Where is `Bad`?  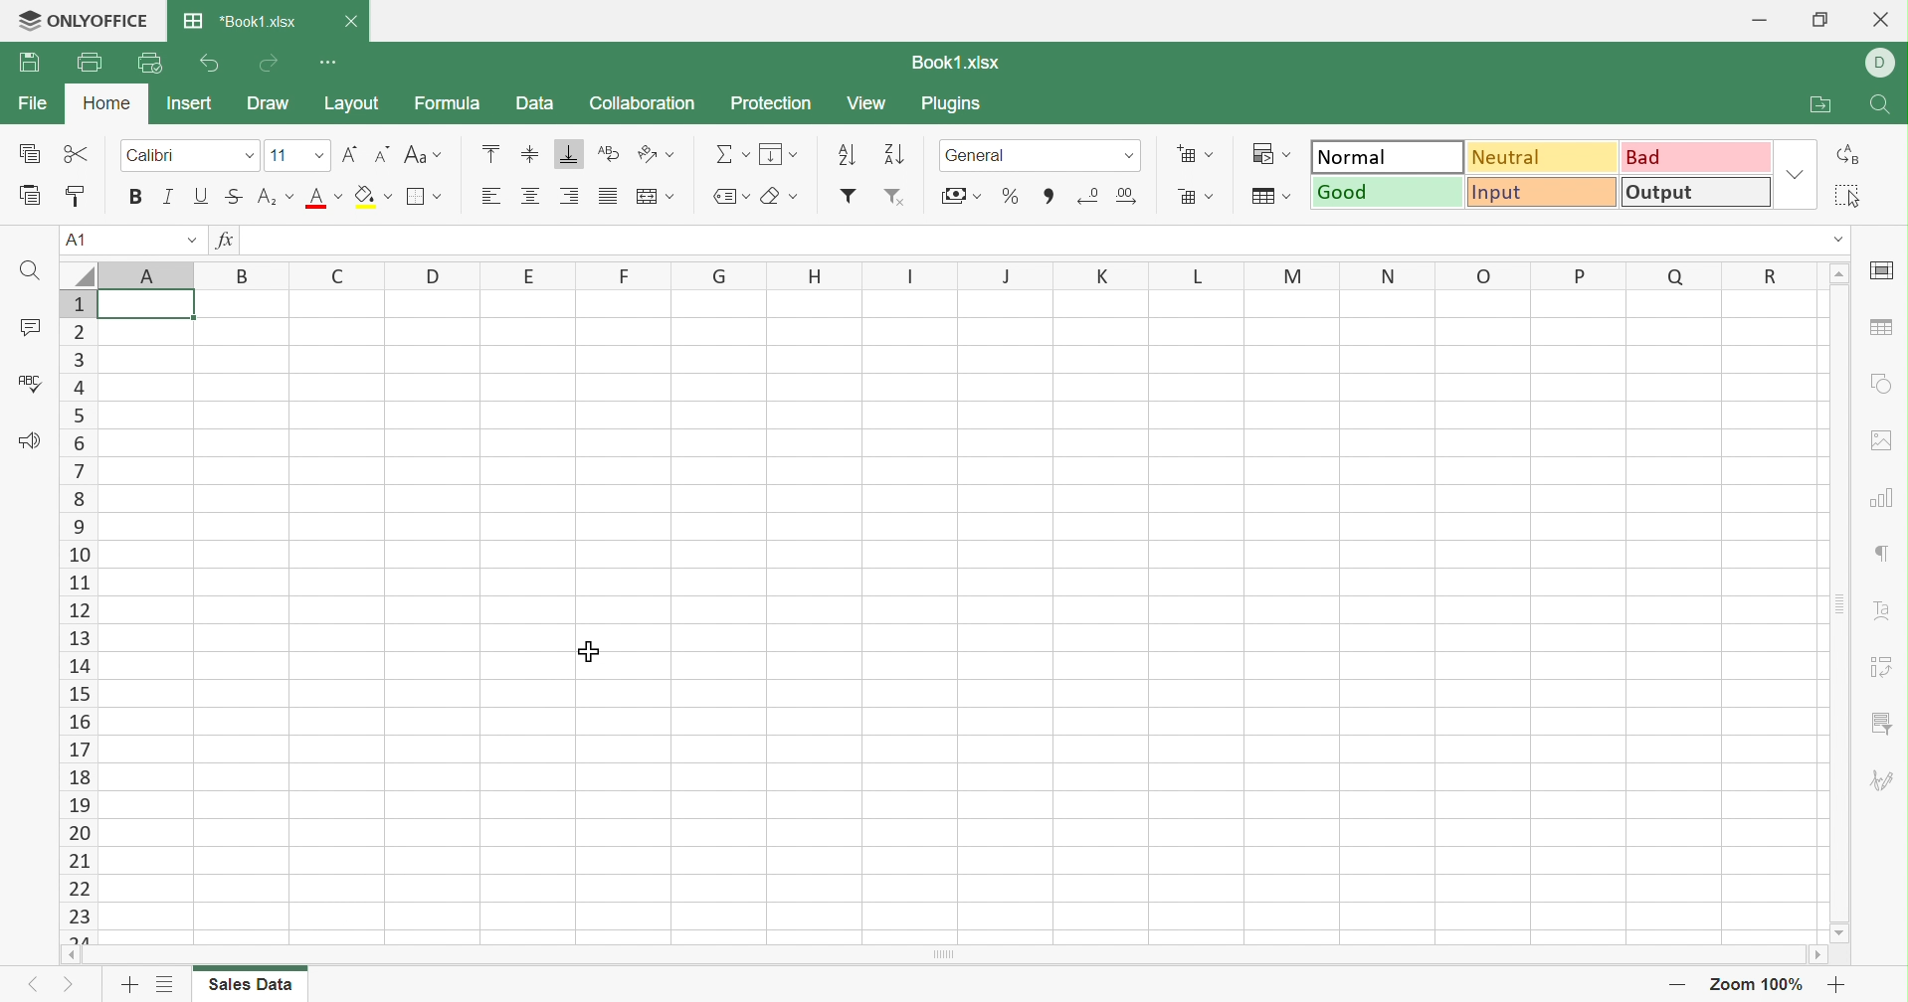 Bad is located at coordinates (1696, 156).